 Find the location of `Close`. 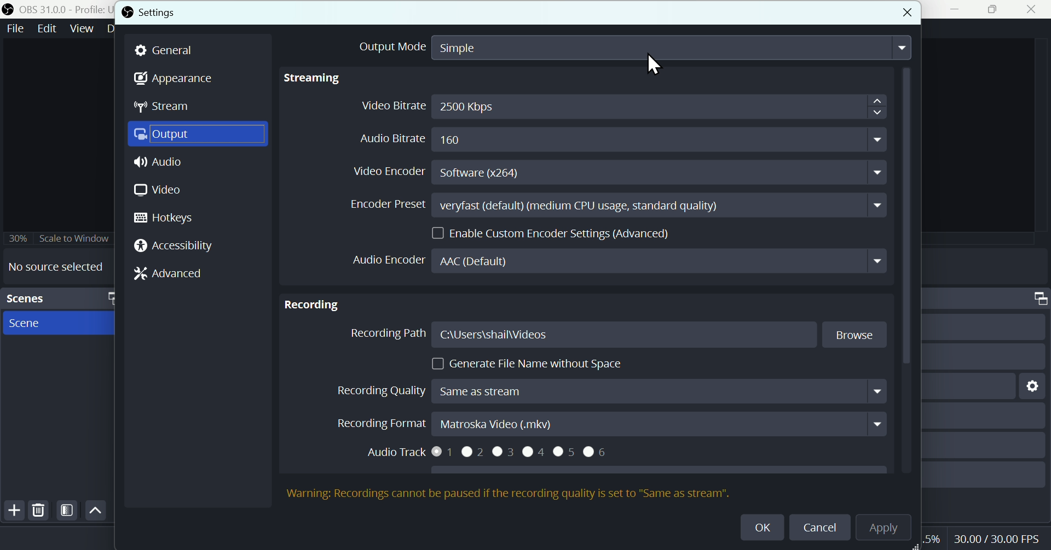

Close is located at coordinates (1035, 9).